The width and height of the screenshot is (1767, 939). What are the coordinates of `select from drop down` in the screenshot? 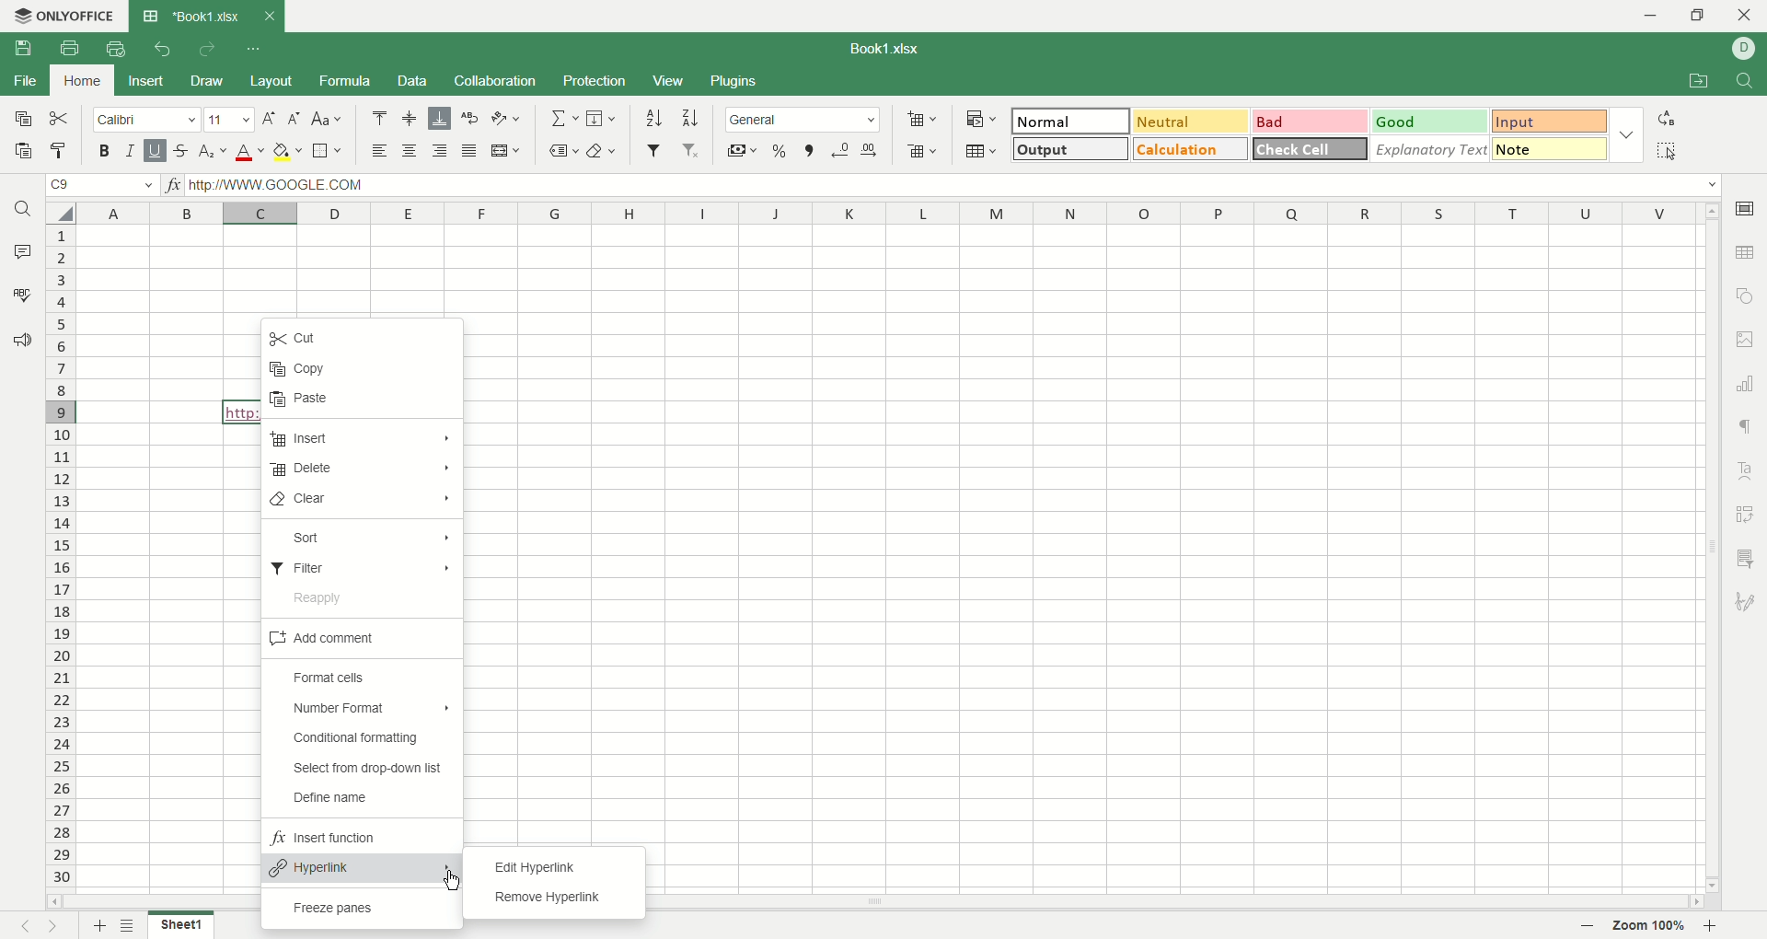 It's located at (365, 767).